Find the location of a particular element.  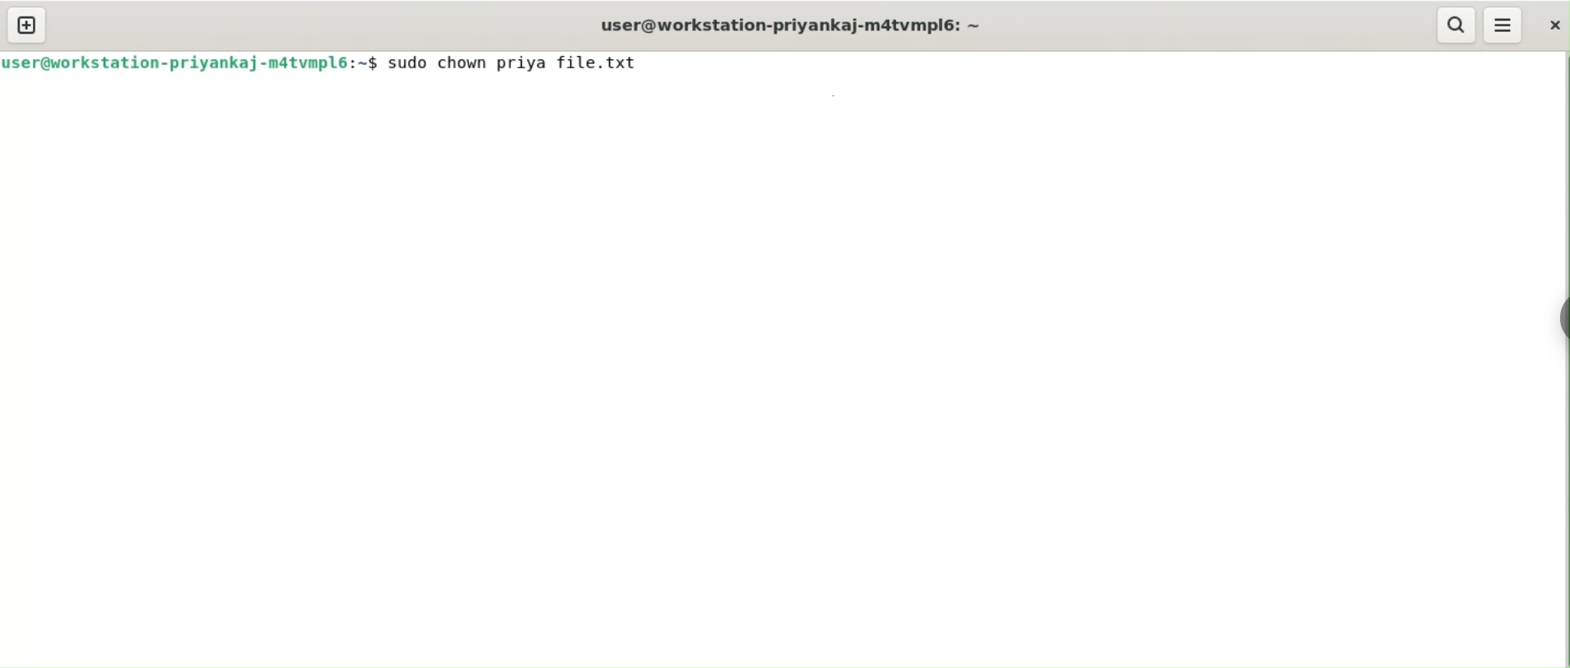

close is located at coordinates (1551, 25).